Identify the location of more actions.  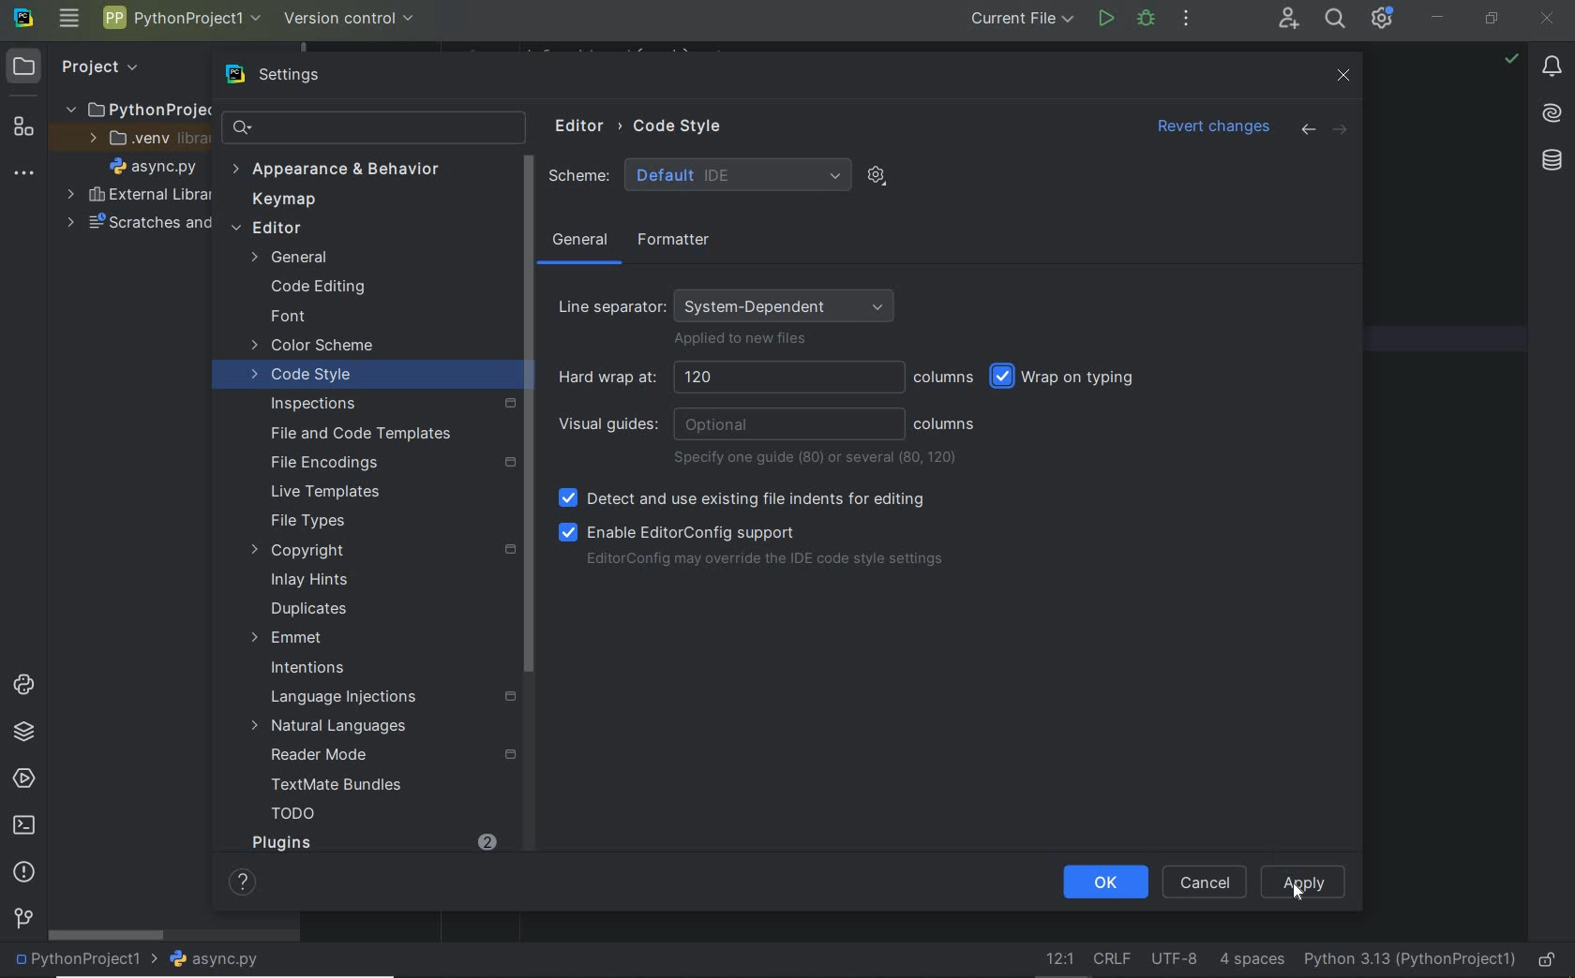
(1187, 21).